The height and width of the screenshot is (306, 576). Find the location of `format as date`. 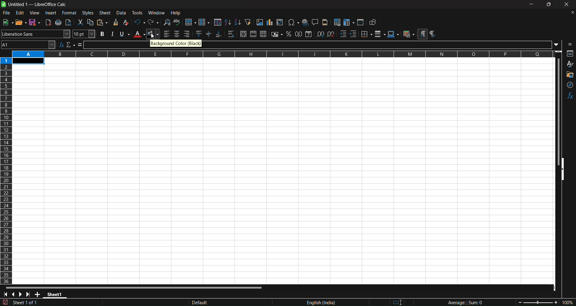

format as date is located at coordinates (308, 34).